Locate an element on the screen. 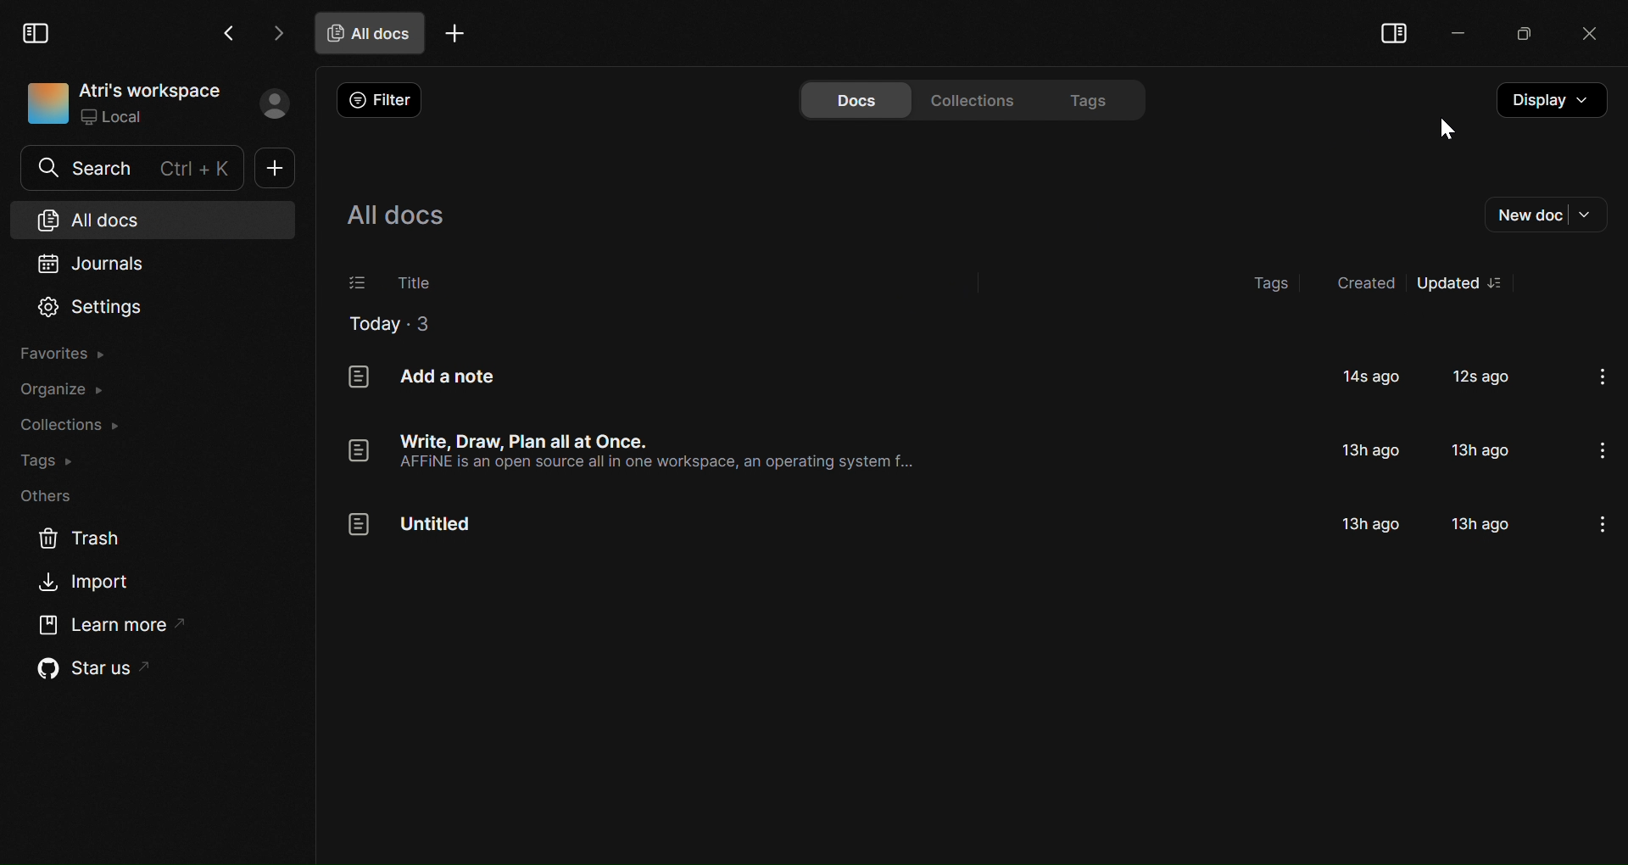 The image size is (1628, 865). icon is located at coordinates (358, 525).